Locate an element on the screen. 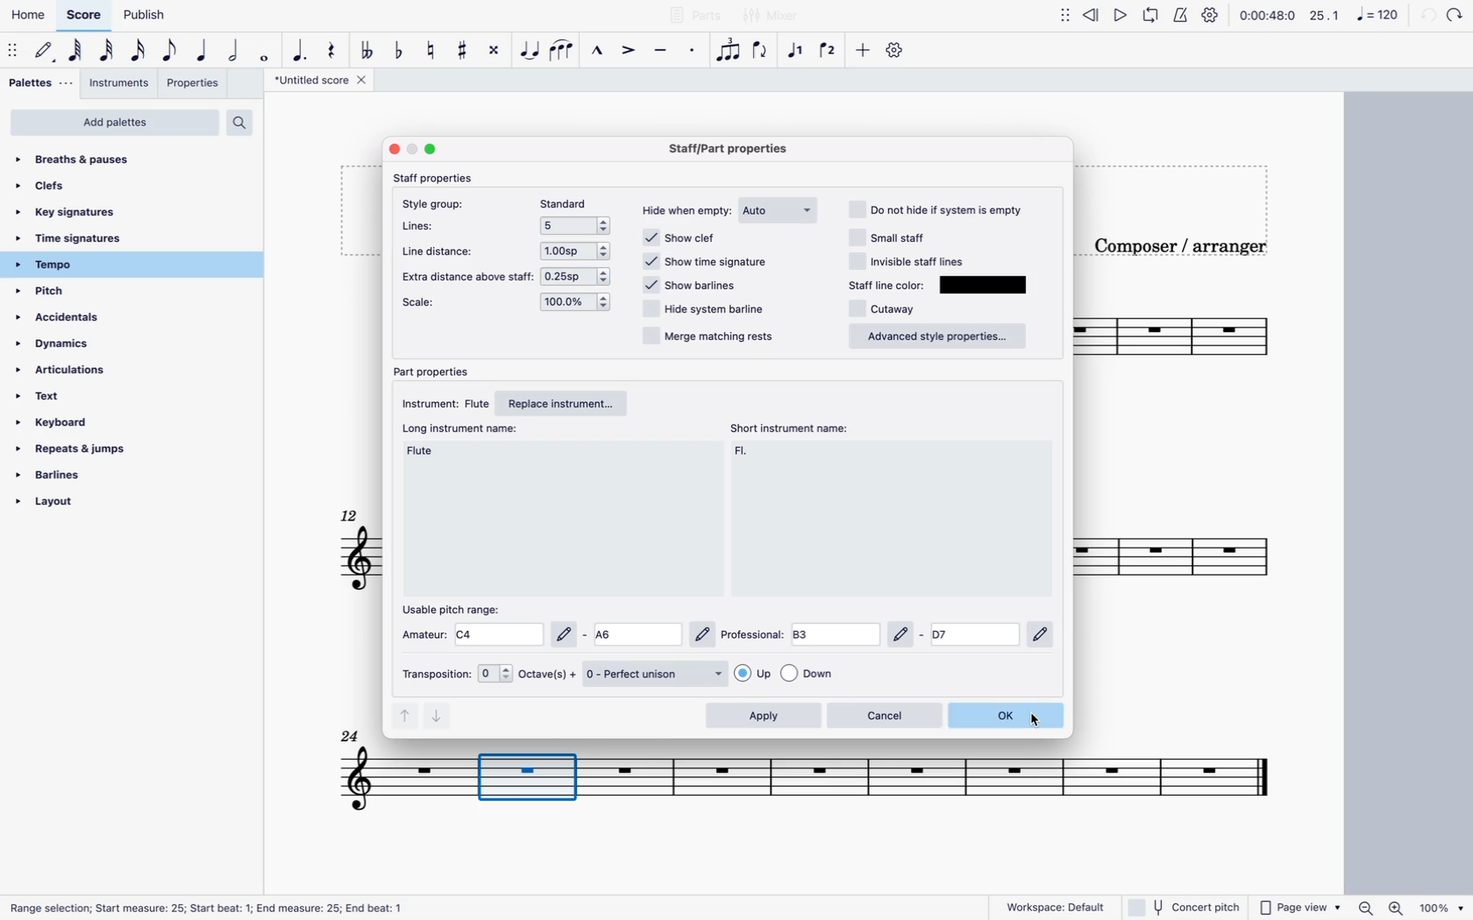  default is located at coordinates (44, 52).